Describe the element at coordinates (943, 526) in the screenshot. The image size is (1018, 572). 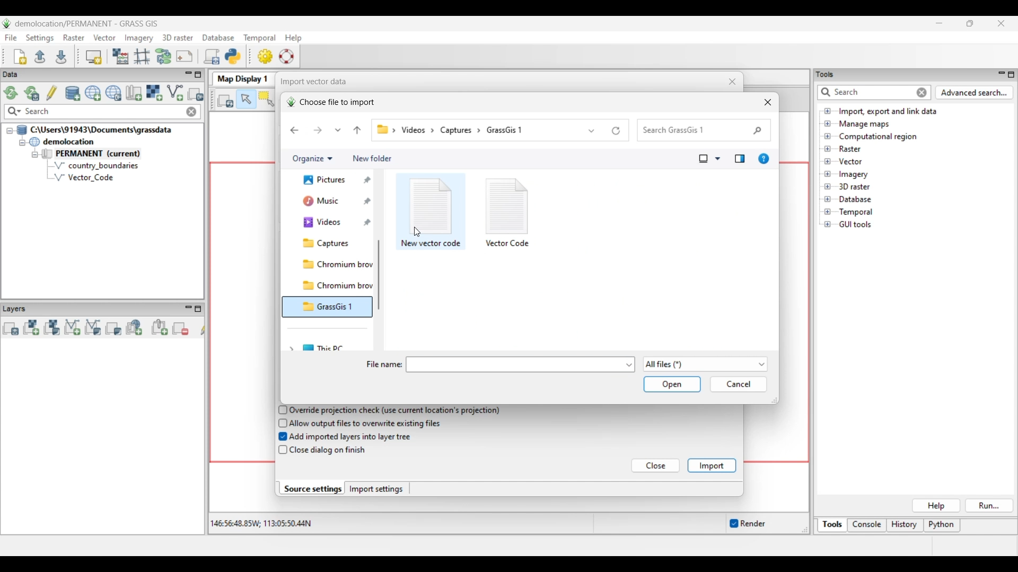
I see `Python` at that location.